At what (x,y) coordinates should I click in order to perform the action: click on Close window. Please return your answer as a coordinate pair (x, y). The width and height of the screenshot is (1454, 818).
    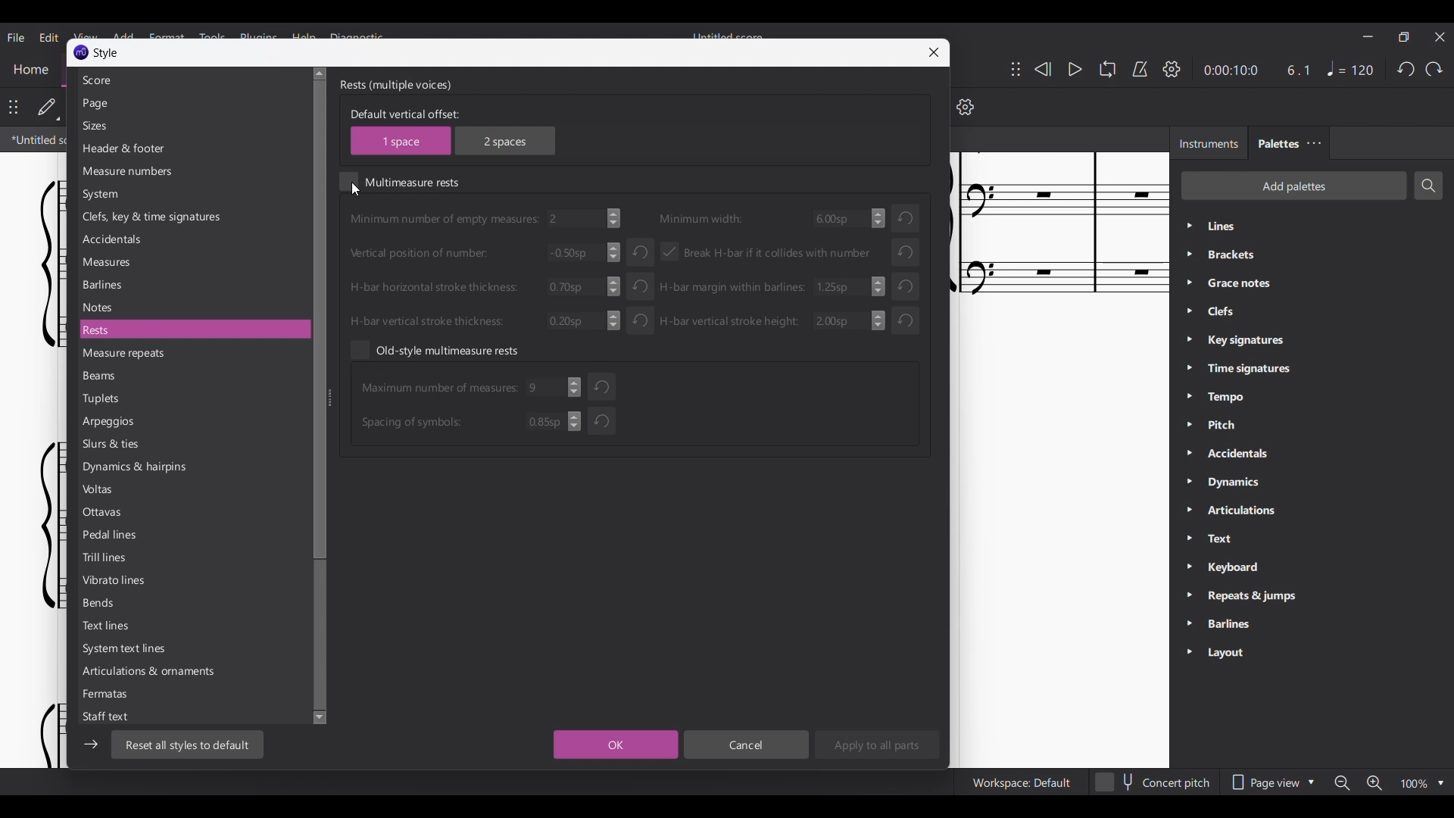
    Looking at the image, I should click on (934, 52).